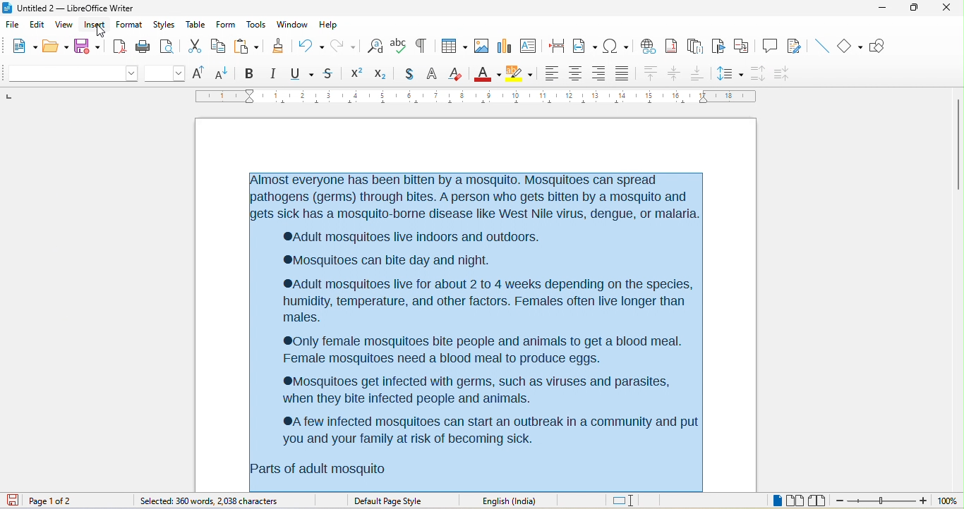 This screenshot has width=964, height=509. I want to click on 360 words,2038 characters, so click(209, 501).